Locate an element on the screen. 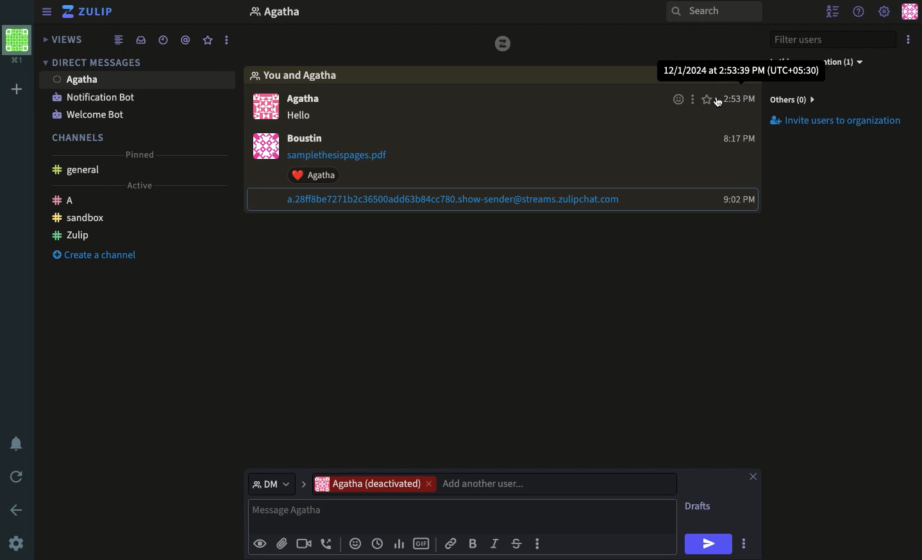 Image resolution: width=922 pixels, height=560 pixels. zulip logo is located at coordinates (503, 44).